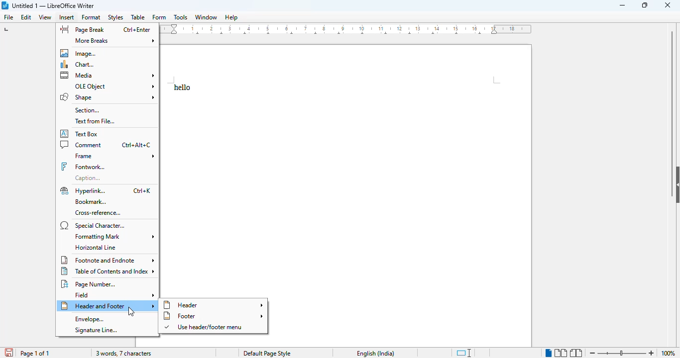 The image size is (680, 358). Describe the element at coordinates (92, 201) in the screenshot. I see `bookmark` at that location.